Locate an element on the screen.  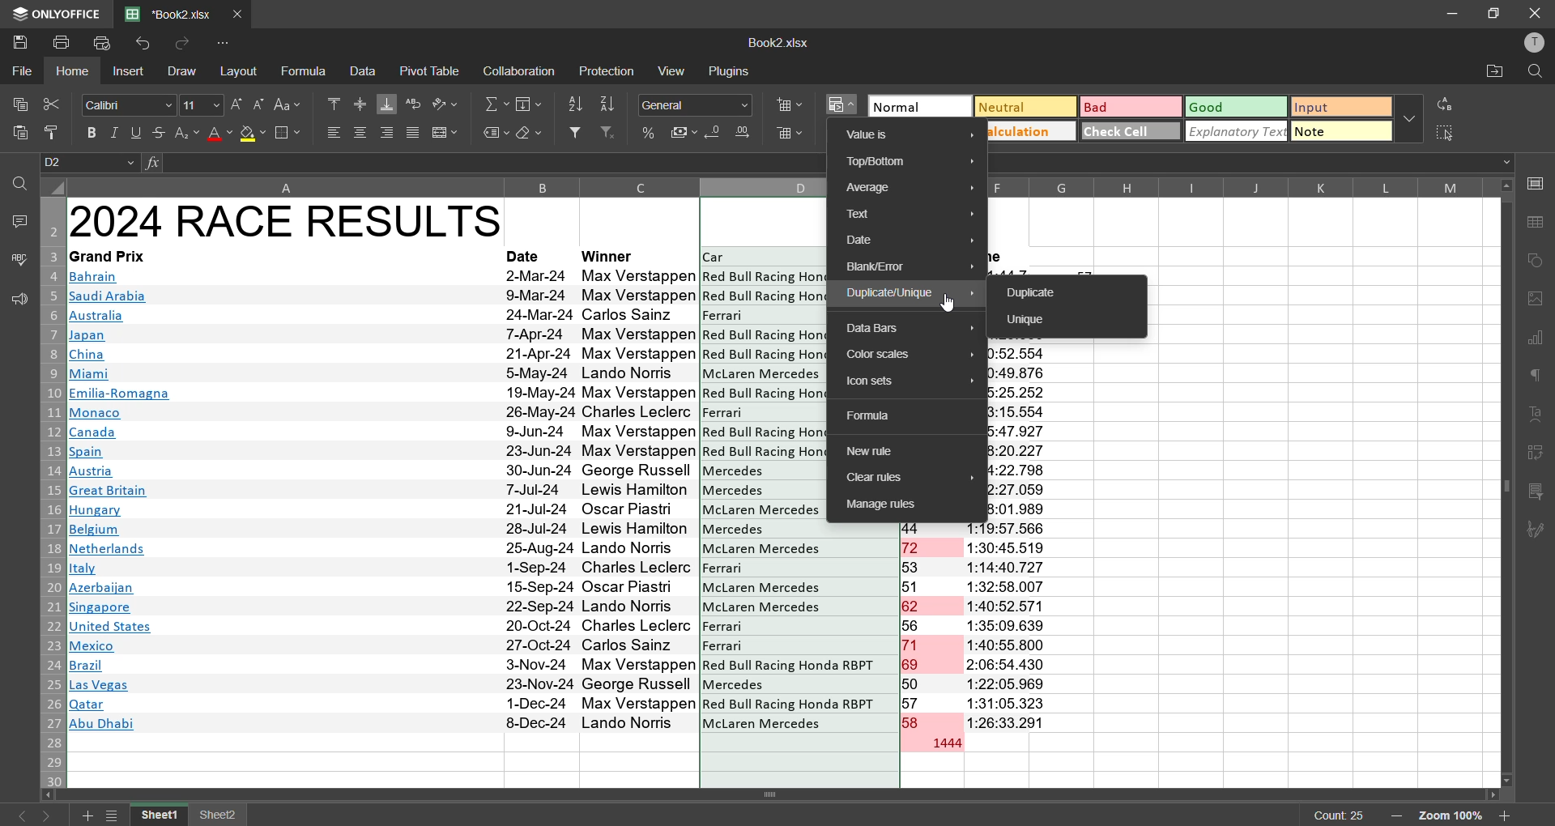
align center is located at coordinates (360, 131).